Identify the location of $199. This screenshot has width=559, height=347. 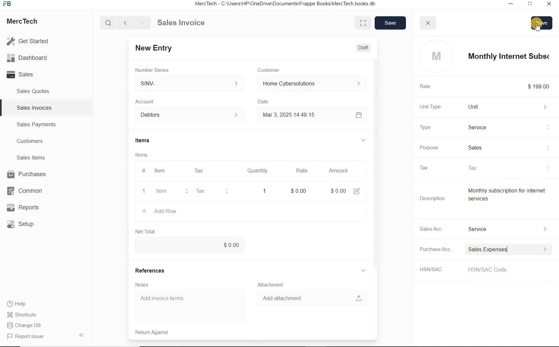
(536, 86).